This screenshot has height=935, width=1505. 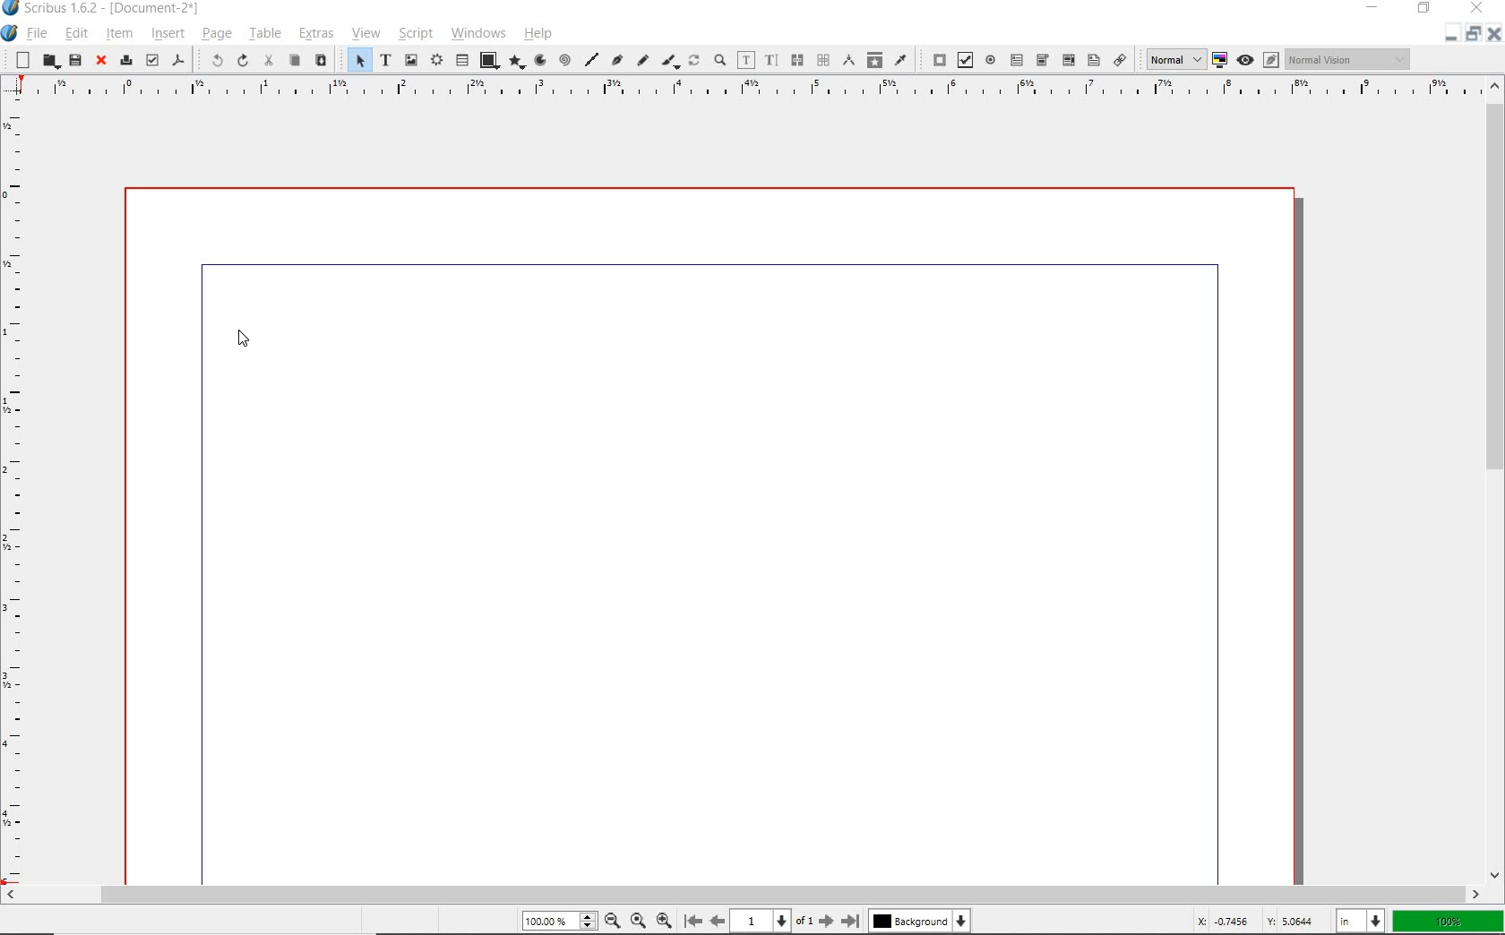 I want to click on cut, so click(x=268, y=61).